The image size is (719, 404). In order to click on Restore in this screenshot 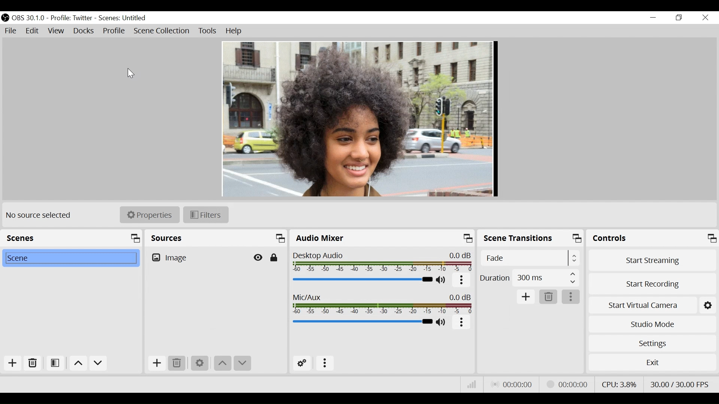, I will do `click(678, 18)`.